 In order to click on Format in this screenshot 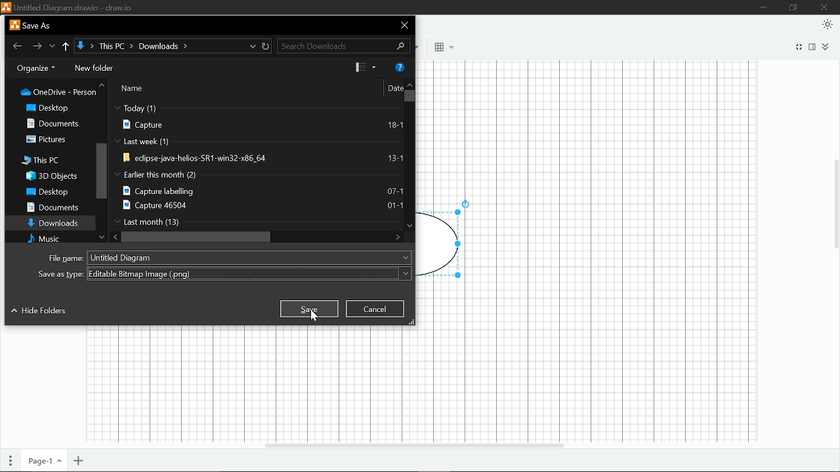, I will do `click(814, 47)`.